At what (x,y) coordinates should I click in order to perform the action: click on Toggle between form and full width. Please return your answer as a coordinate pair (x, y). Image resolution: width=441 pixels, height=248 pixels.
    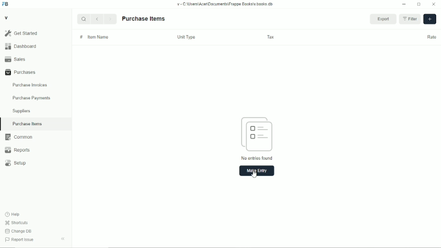
    Looking at the image, I should click on (419, 4).